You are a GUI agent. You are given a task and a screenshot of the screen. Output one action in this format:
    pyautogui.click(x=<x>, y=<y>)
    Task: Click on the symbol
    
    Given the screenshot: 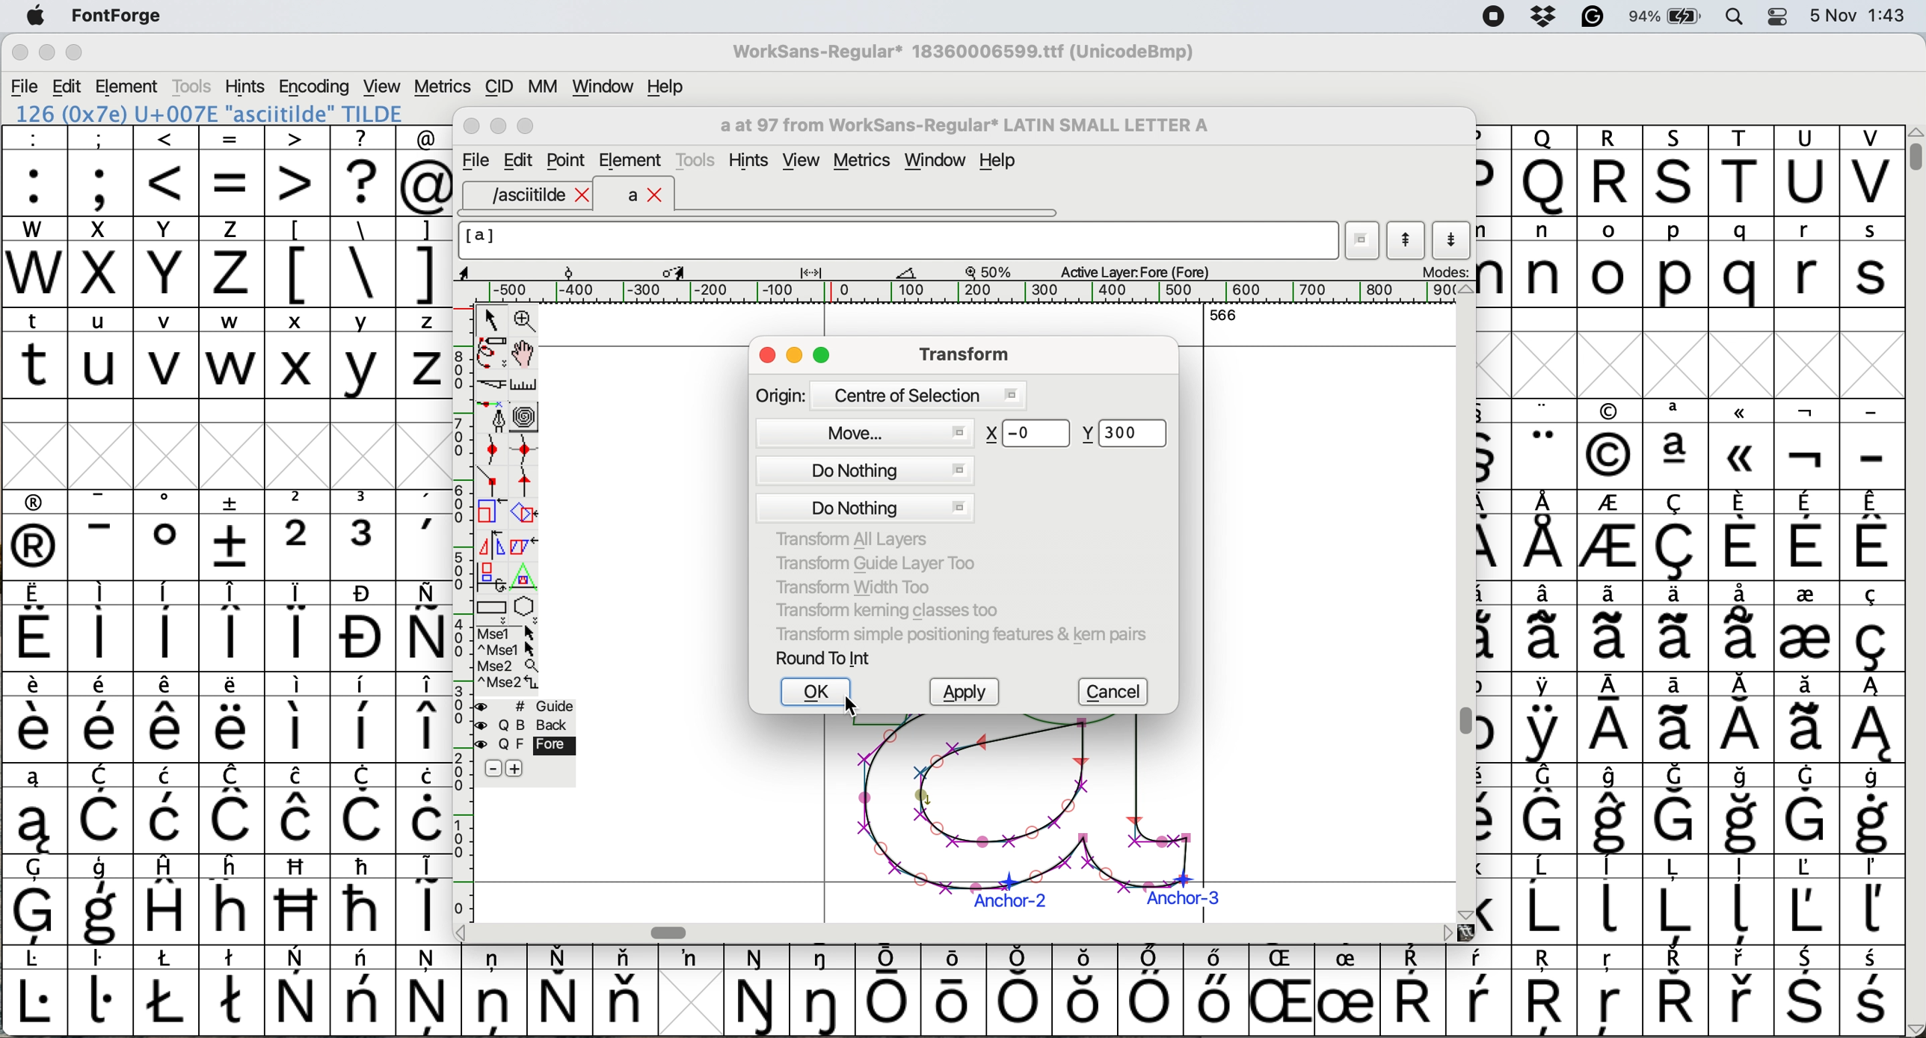 What is the action you would take?
    pyautogui.click(x=1741, y=535)
    